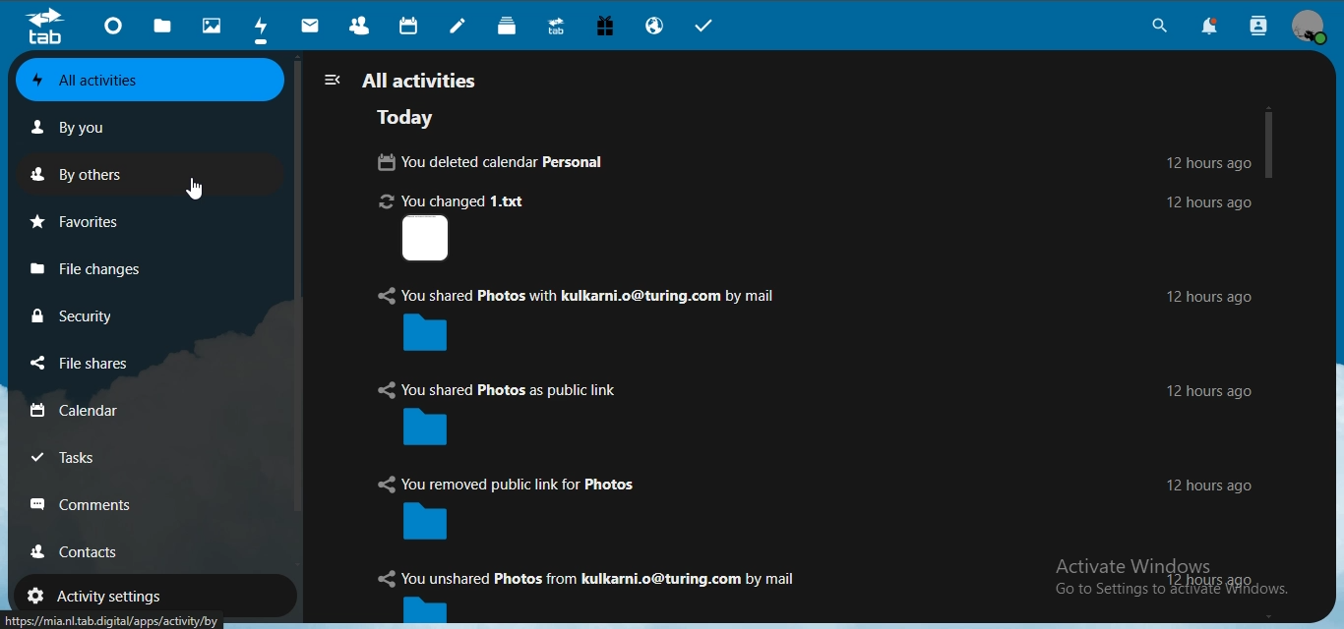 This screenshot has width=1344, height=629. What do you see at coordinates (100, 595) in the screenshot?
I see `activity settings` at bounding box center [100, 595].